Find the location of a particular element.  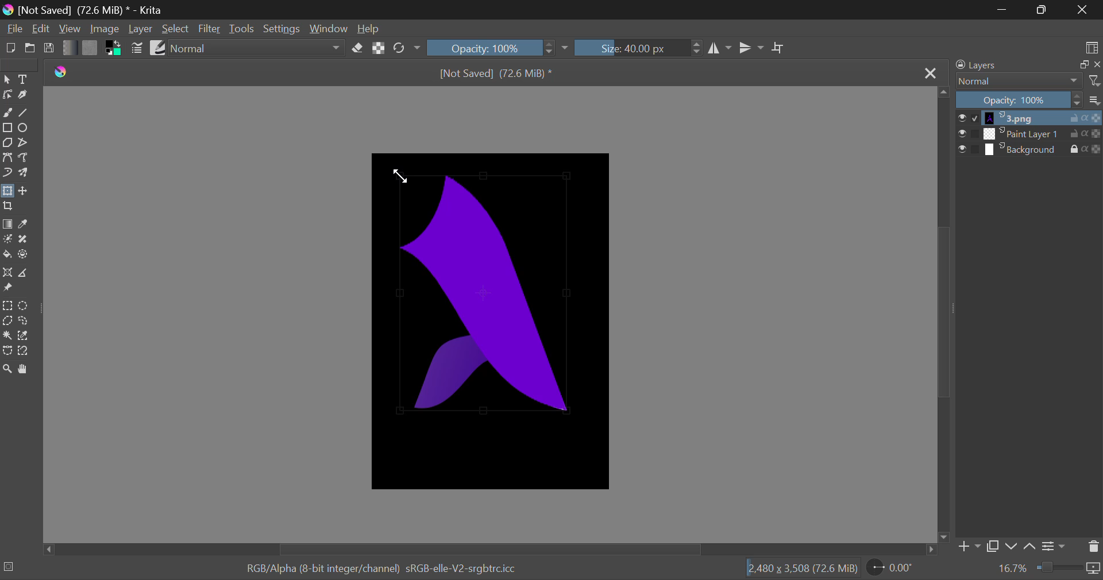

Line is located at coordinates (25, 113).